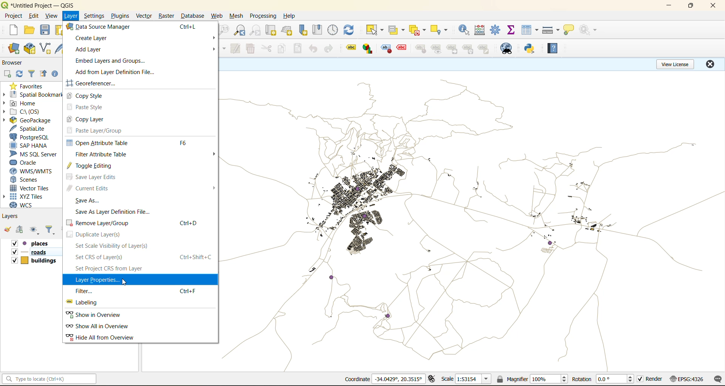  I want to click on new 3d map, so click(288, 30).